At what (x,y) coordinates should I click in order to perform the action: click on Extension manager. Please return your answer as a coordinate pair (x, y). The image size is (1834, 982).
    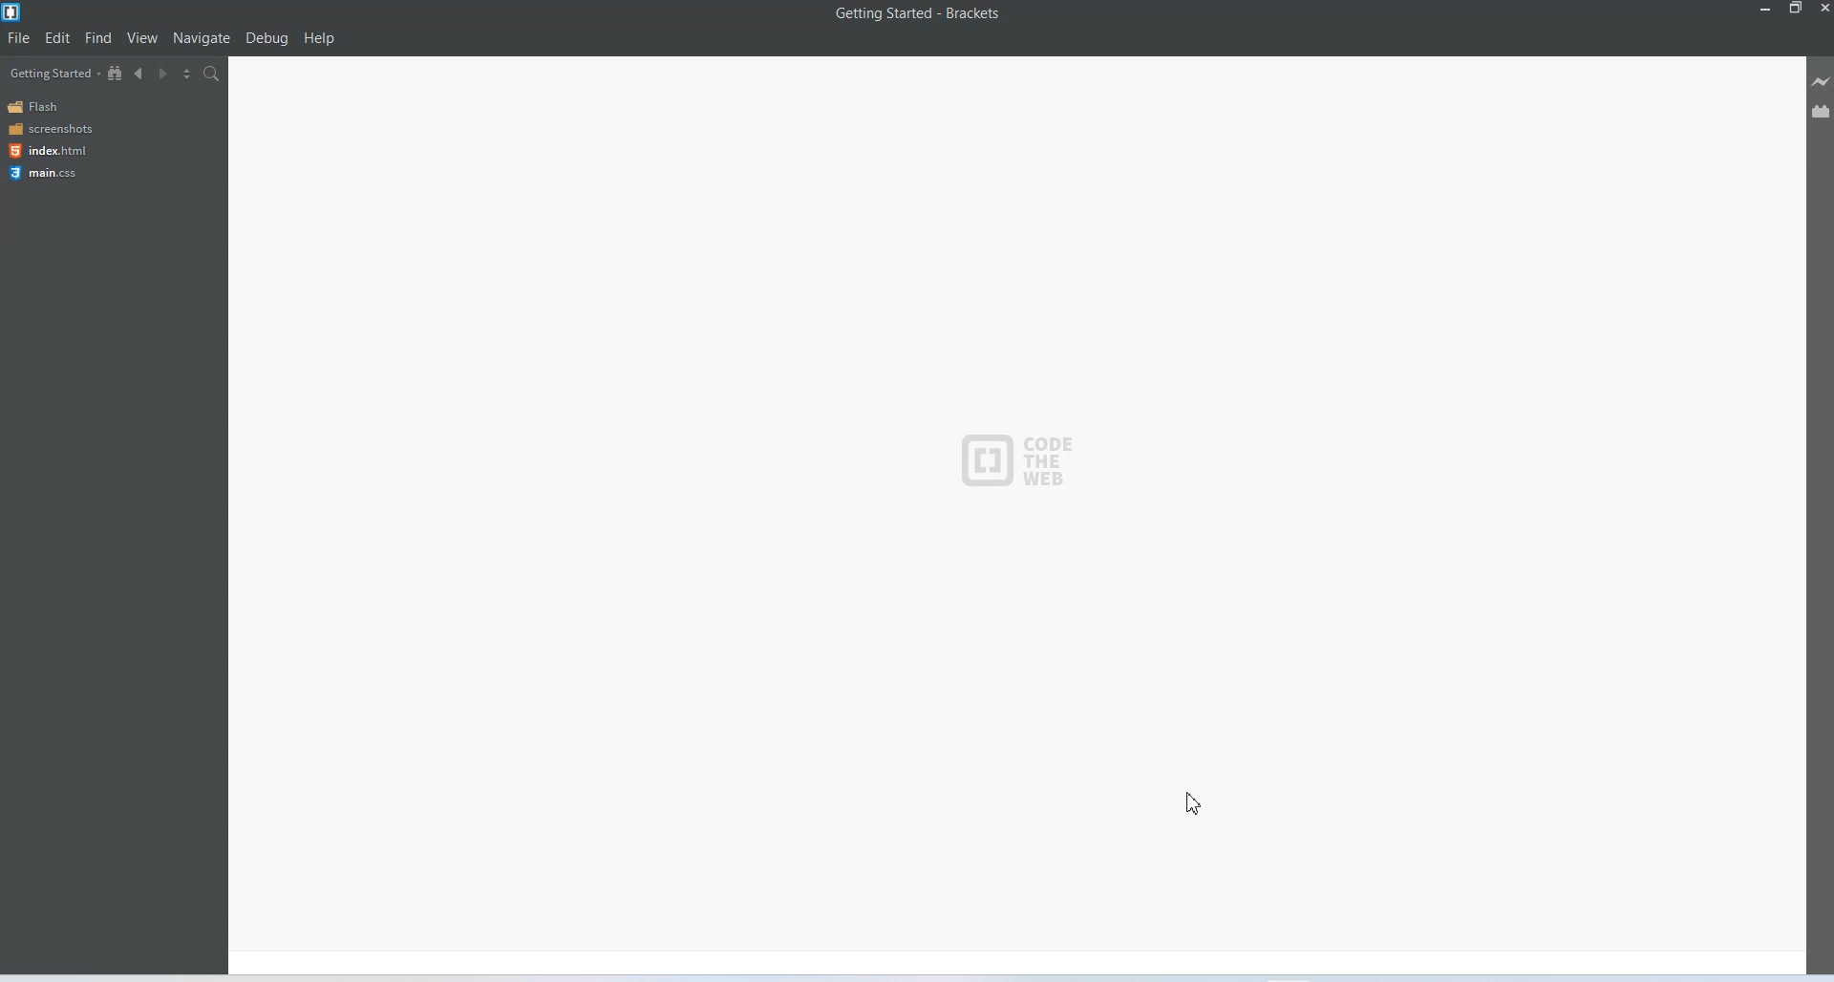
    Looking at the image, I should click on (1821, 111).